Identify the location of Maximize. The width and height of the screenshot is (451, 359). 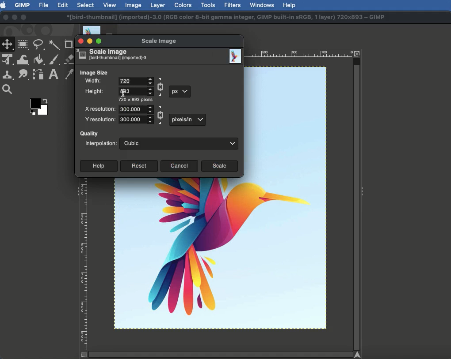
(99, 42).